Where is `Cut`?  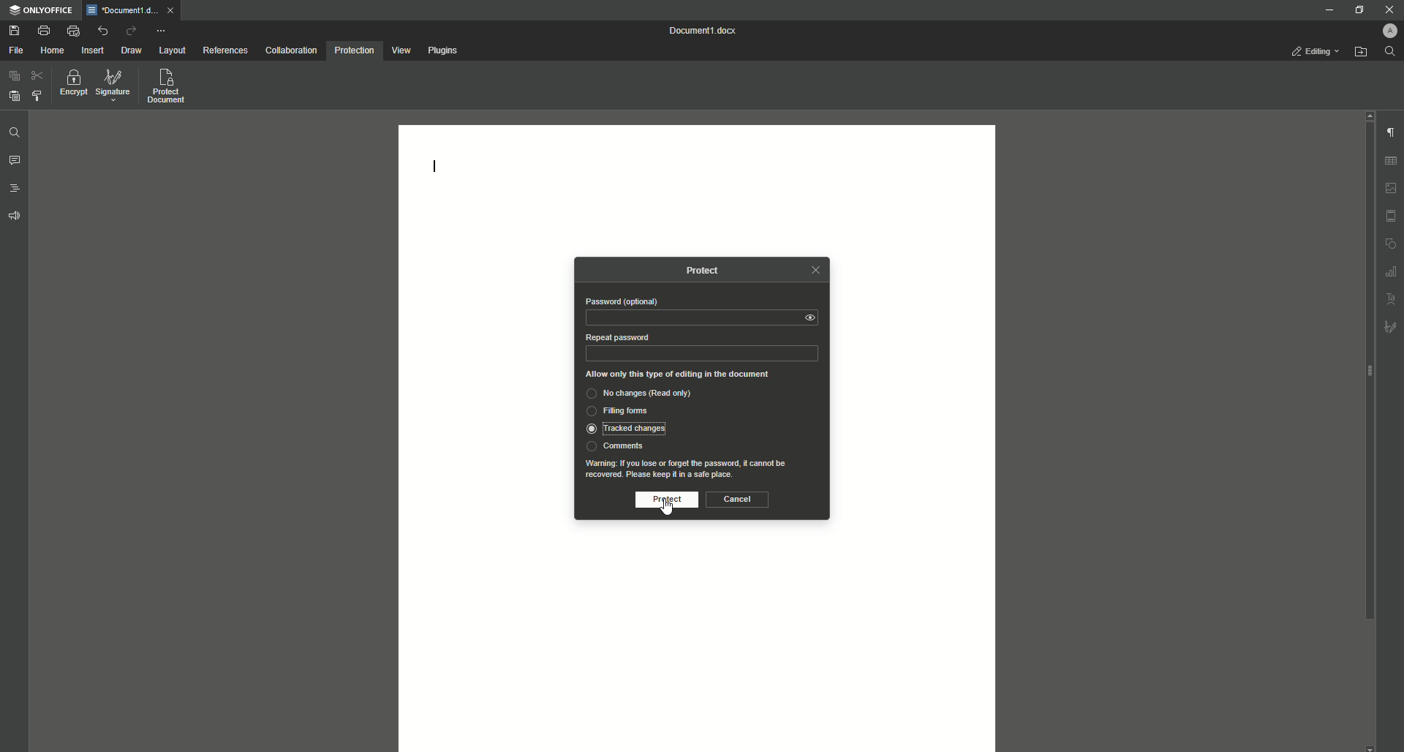
Cut is located at coordinates (39, 78).